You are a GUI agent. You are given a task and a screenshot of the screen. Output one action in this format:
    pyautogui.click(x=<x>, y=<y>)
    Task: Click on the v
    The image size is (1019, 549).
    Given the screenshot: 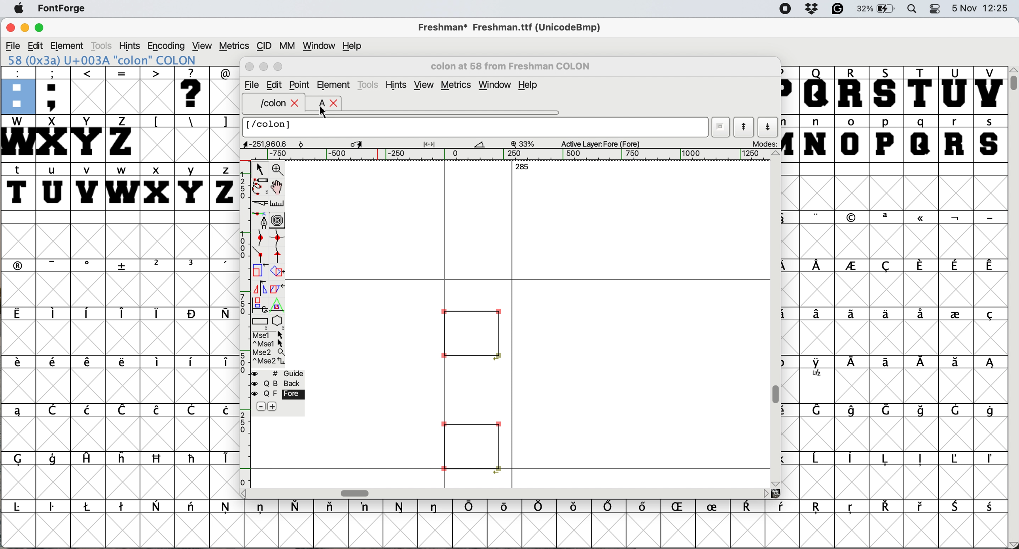 What is the action you would take?
    pyautogui.click(x=87, y=186)
    